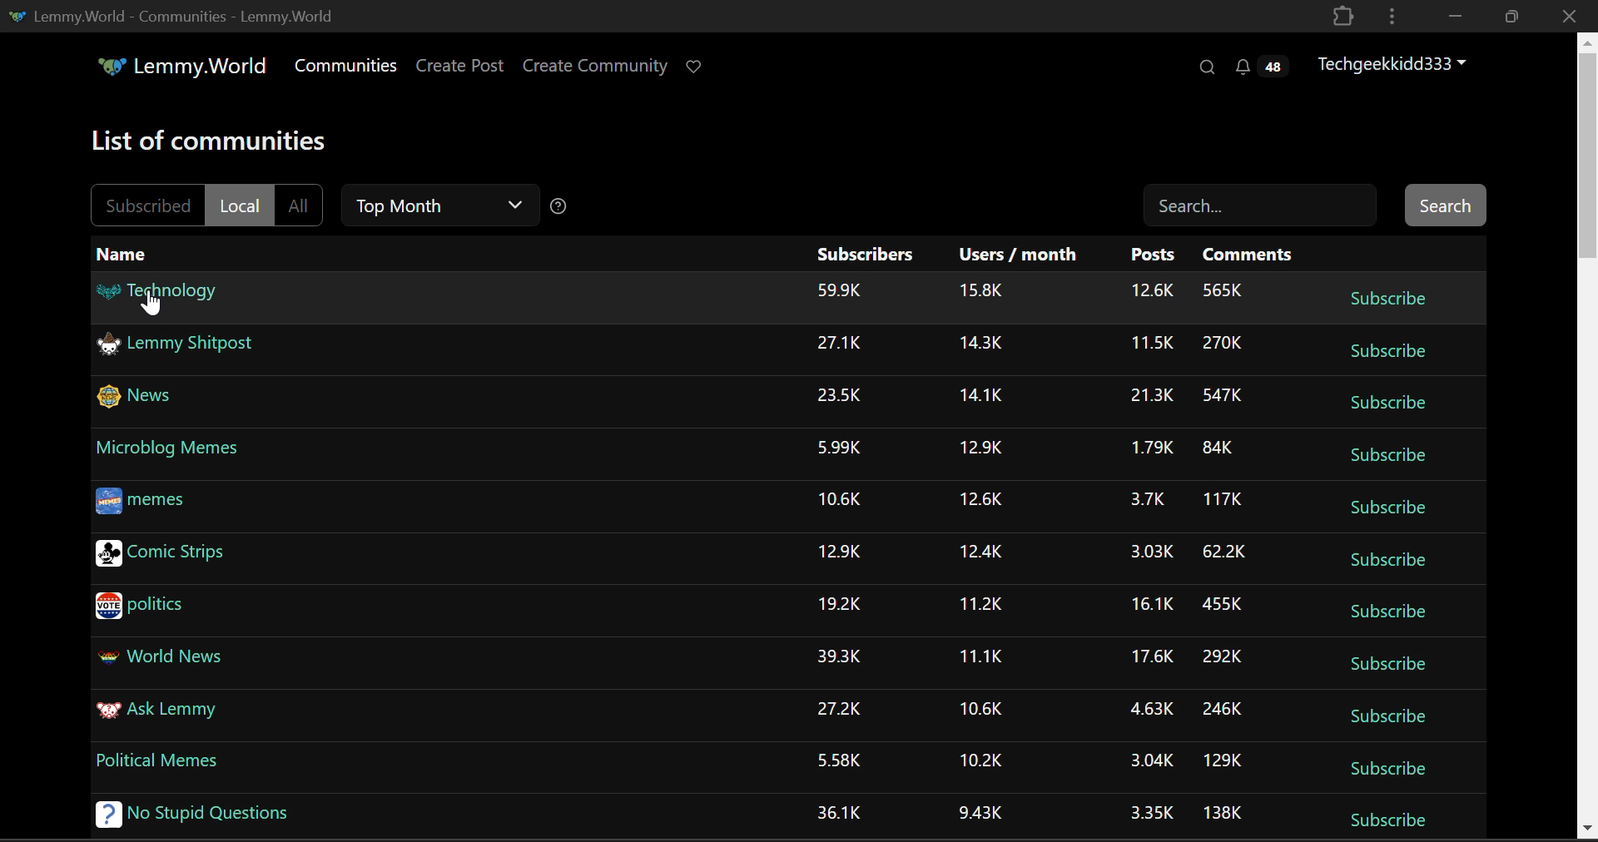 This screenshot has height=842, width=1598. I want to click on Amount, so click(980, 761).